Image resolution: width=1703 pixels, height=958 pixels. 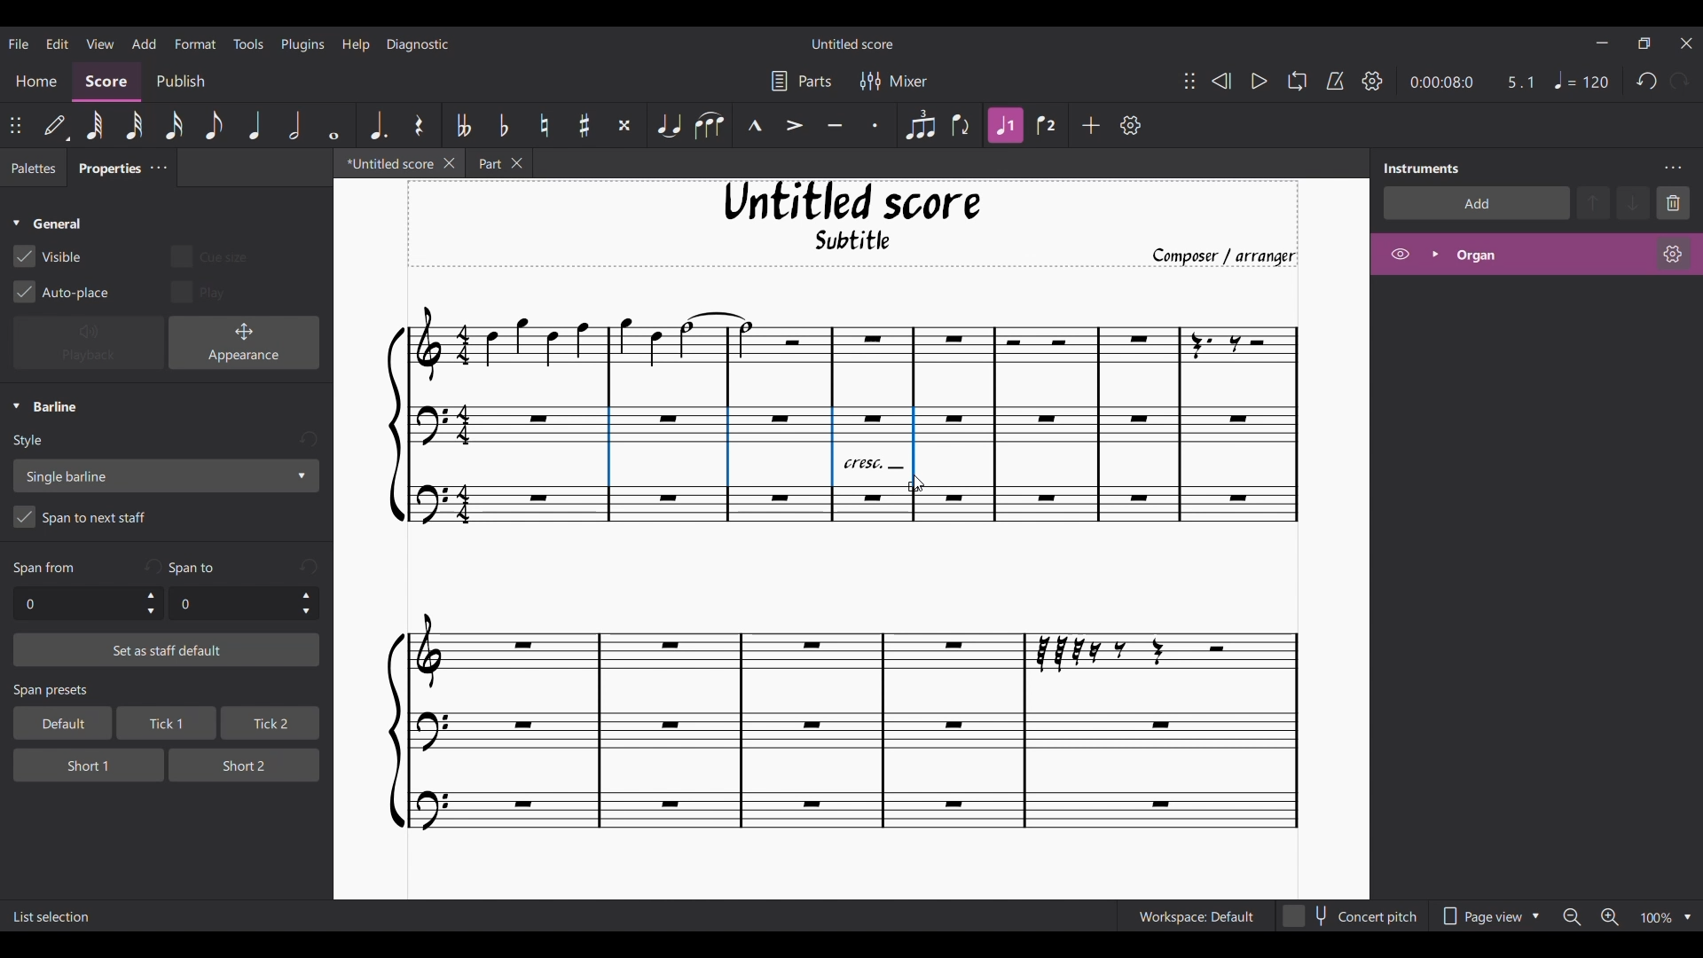 I want to click on Toggle for Play, so click(x=200, y=291).